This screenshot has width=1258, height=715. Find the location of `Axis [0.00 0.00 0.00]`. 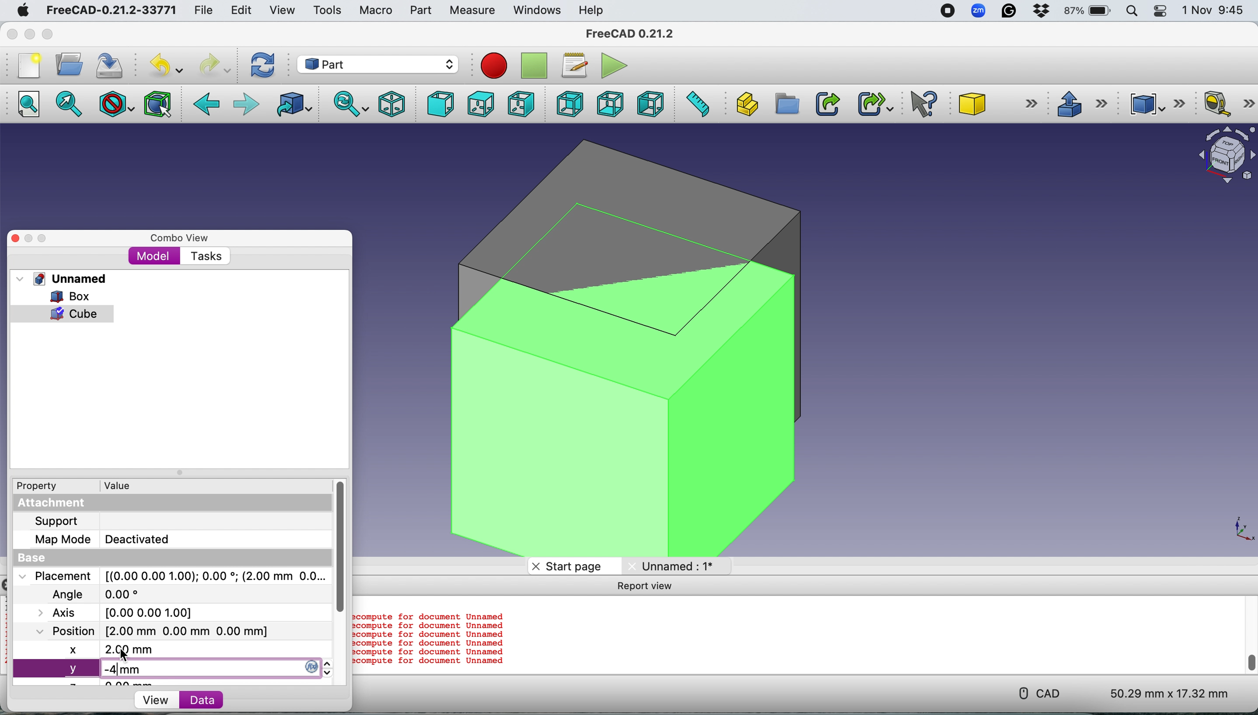

Axis [0.00 0.00 0.00] is located at coordinates (124, 612).